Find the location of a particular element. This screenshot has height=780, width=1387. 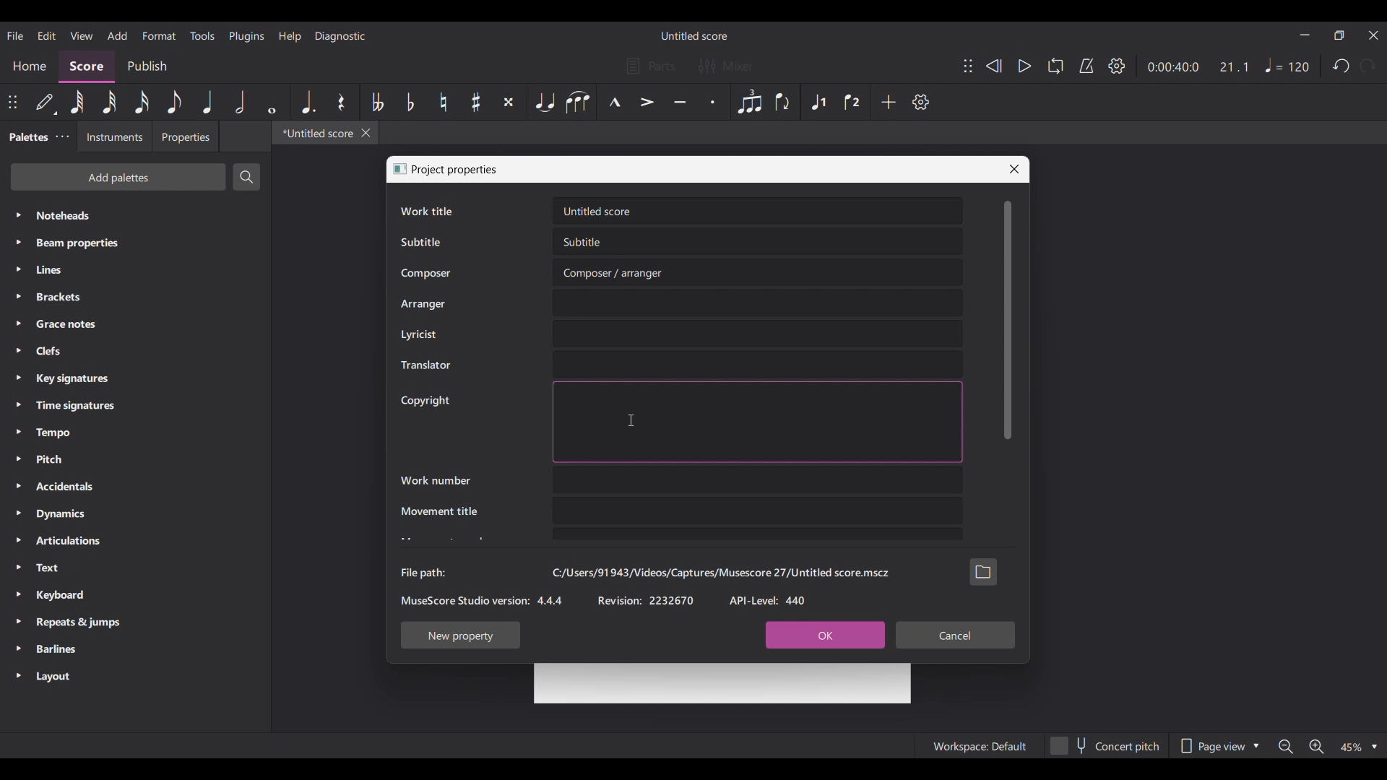

Show in smaller tab is located at coordinates (1339, 35).